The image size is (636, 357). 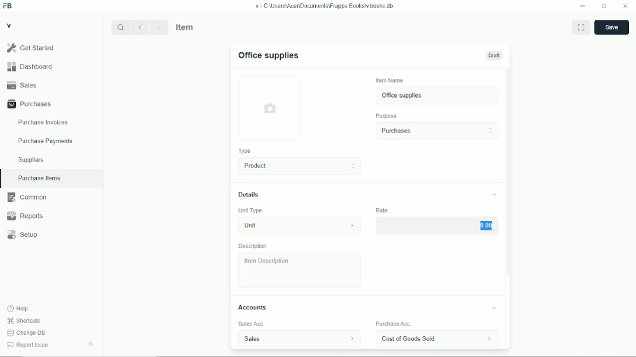 What do you see at coordinates (271, 108) in the screenshot?
I see `photo upload field` at bounding box center [271, 108].